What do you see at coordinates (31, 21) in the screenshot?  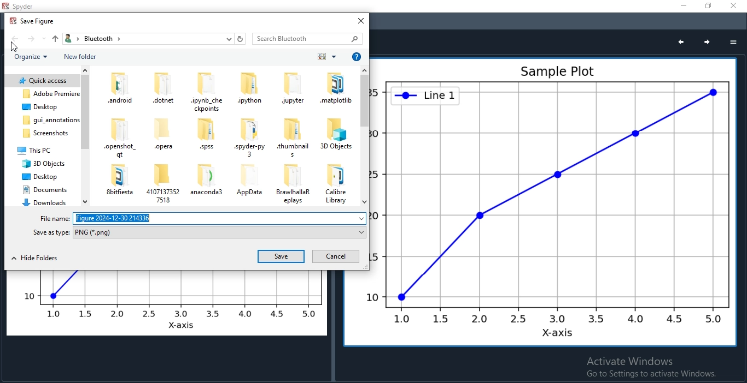 I see `popup name` at bounding box center [31, 21].